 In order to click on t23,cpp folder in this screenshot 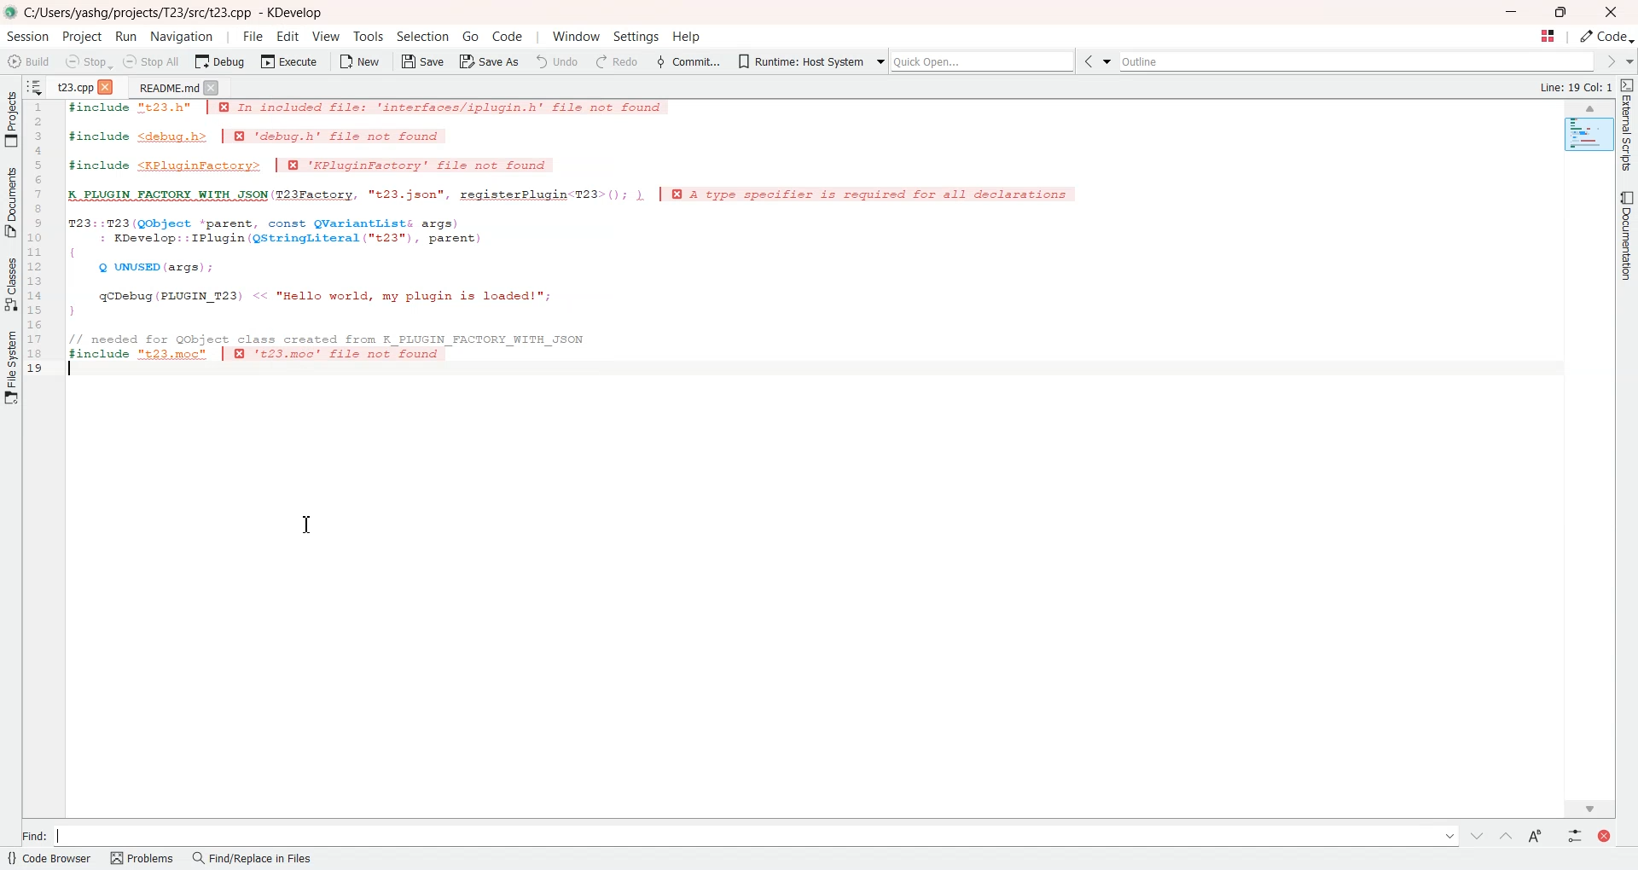, I will do `click(73, 85)`.